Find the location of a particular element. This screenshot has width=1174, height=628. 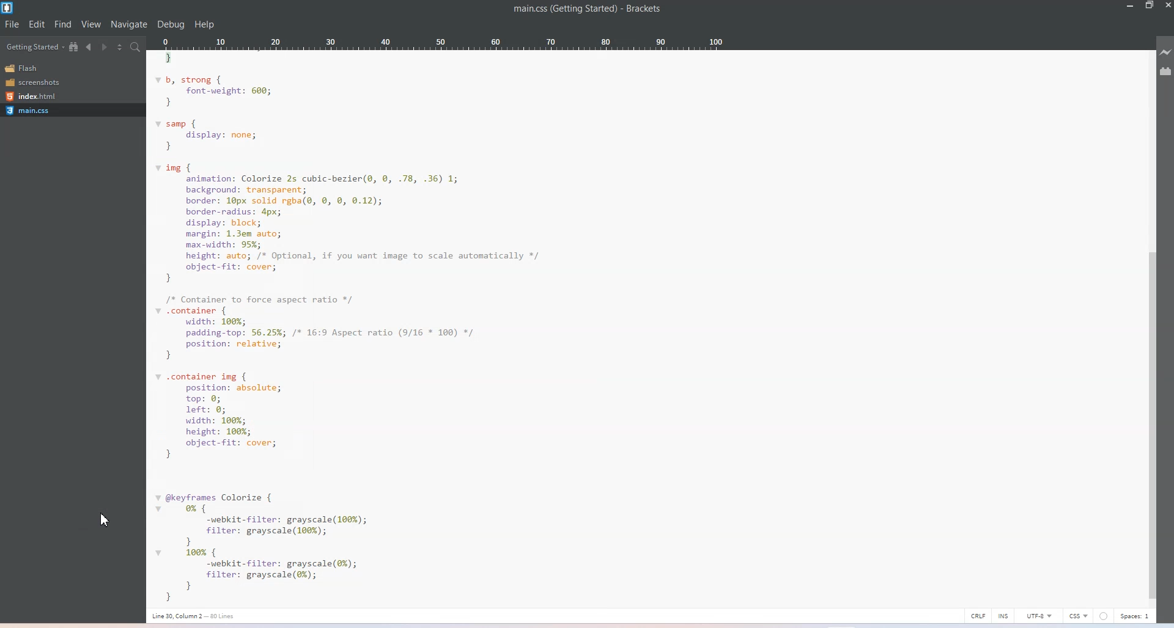

Getting started is located at coordinates (35, 46).